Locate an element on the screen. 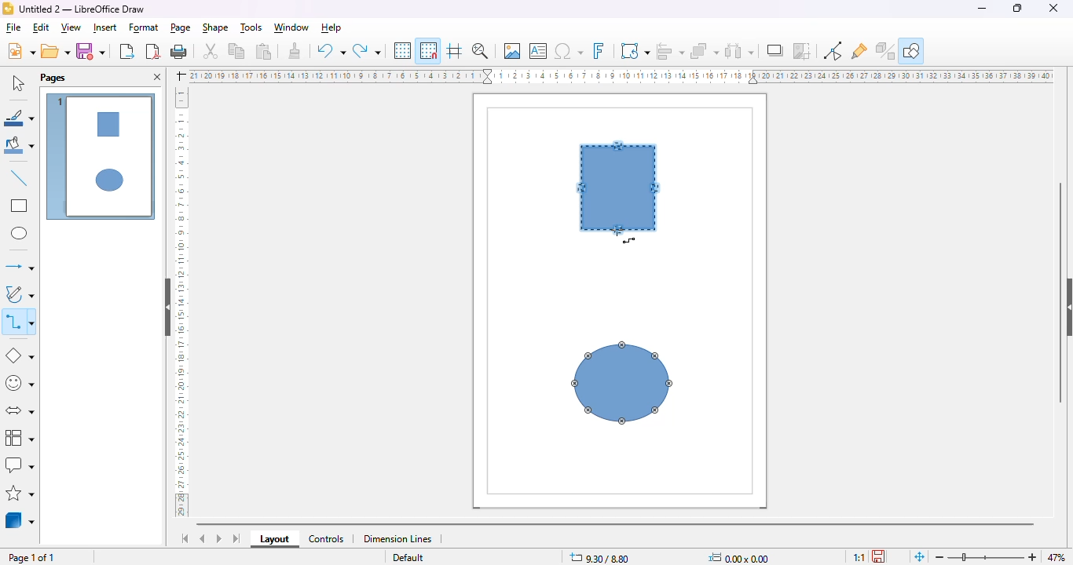 This screenshot has width=1073, height=565. select is located at coordinates (18, 82).